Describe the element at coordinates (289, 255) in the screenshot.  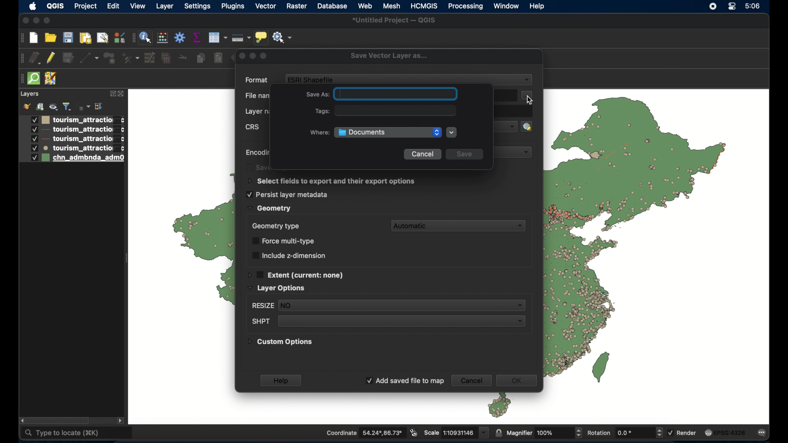
I see `include z dimension checkbox` at that location.